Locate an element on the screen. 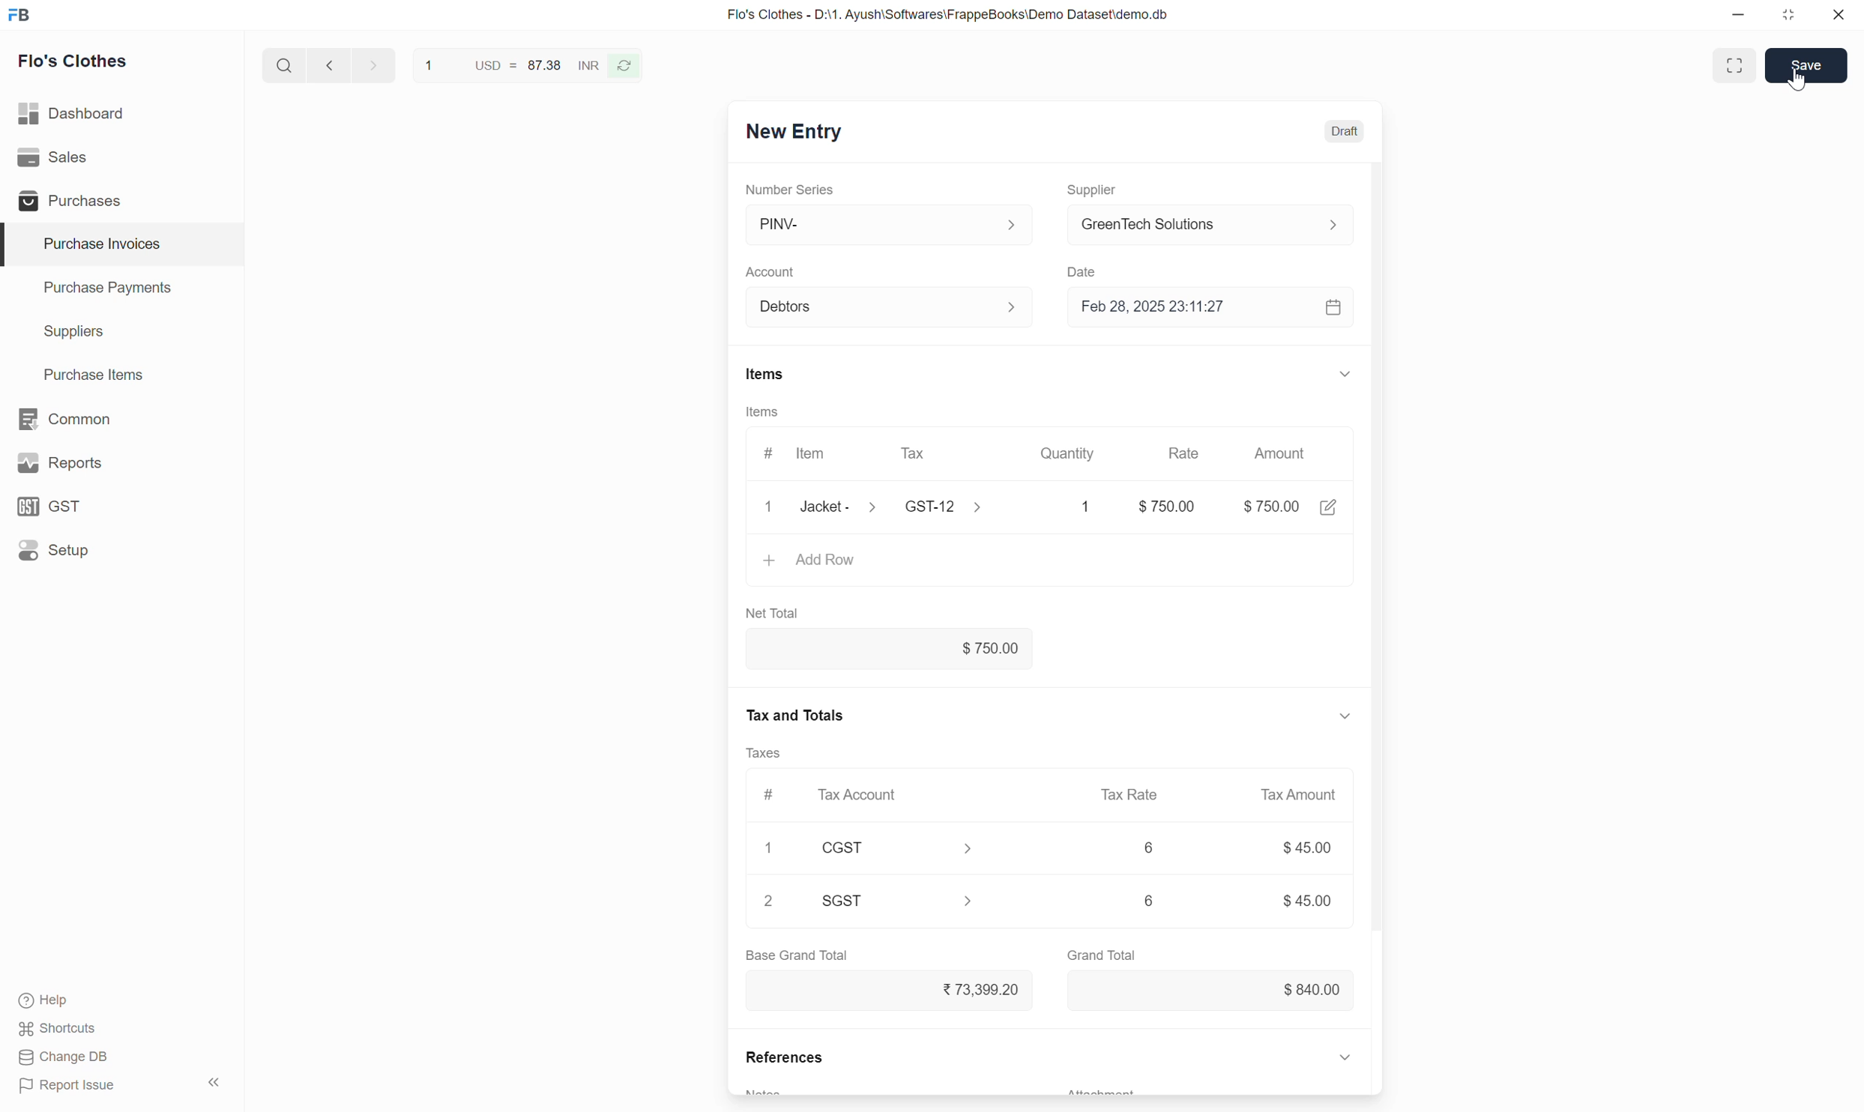 This screenshot has width=1864, height=1112. Sales is located at coordinates (121, 157).